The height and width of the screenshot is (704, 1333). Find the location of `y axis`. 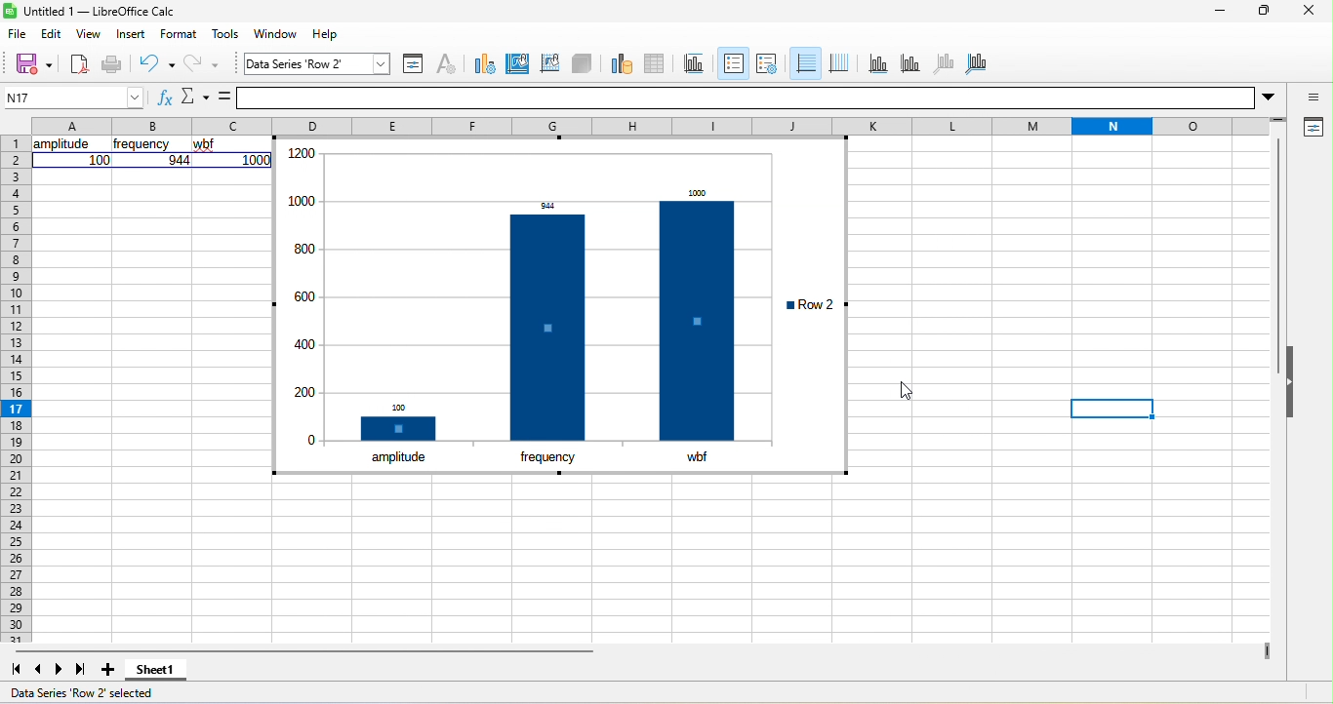

y axis is located at coordinates (917, 65).